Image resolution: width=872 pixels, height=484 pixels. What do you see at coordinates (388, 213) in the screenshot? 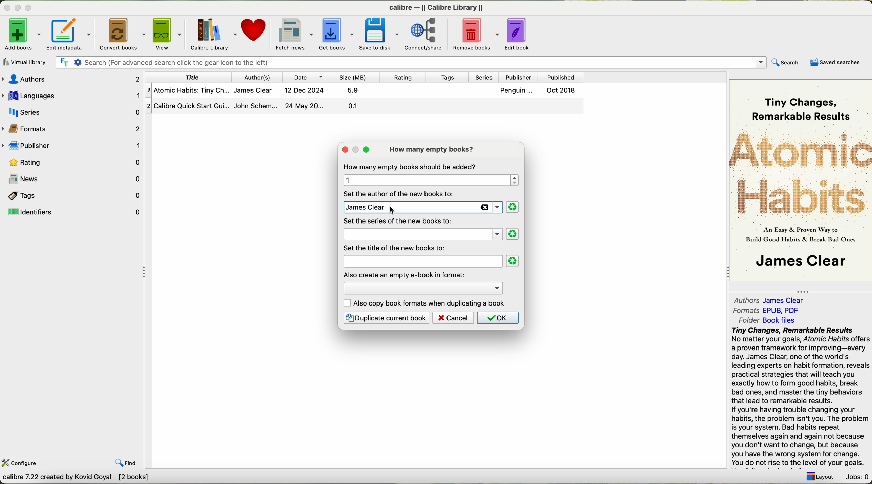
I see `cursor` at bounding box center [388, 213].